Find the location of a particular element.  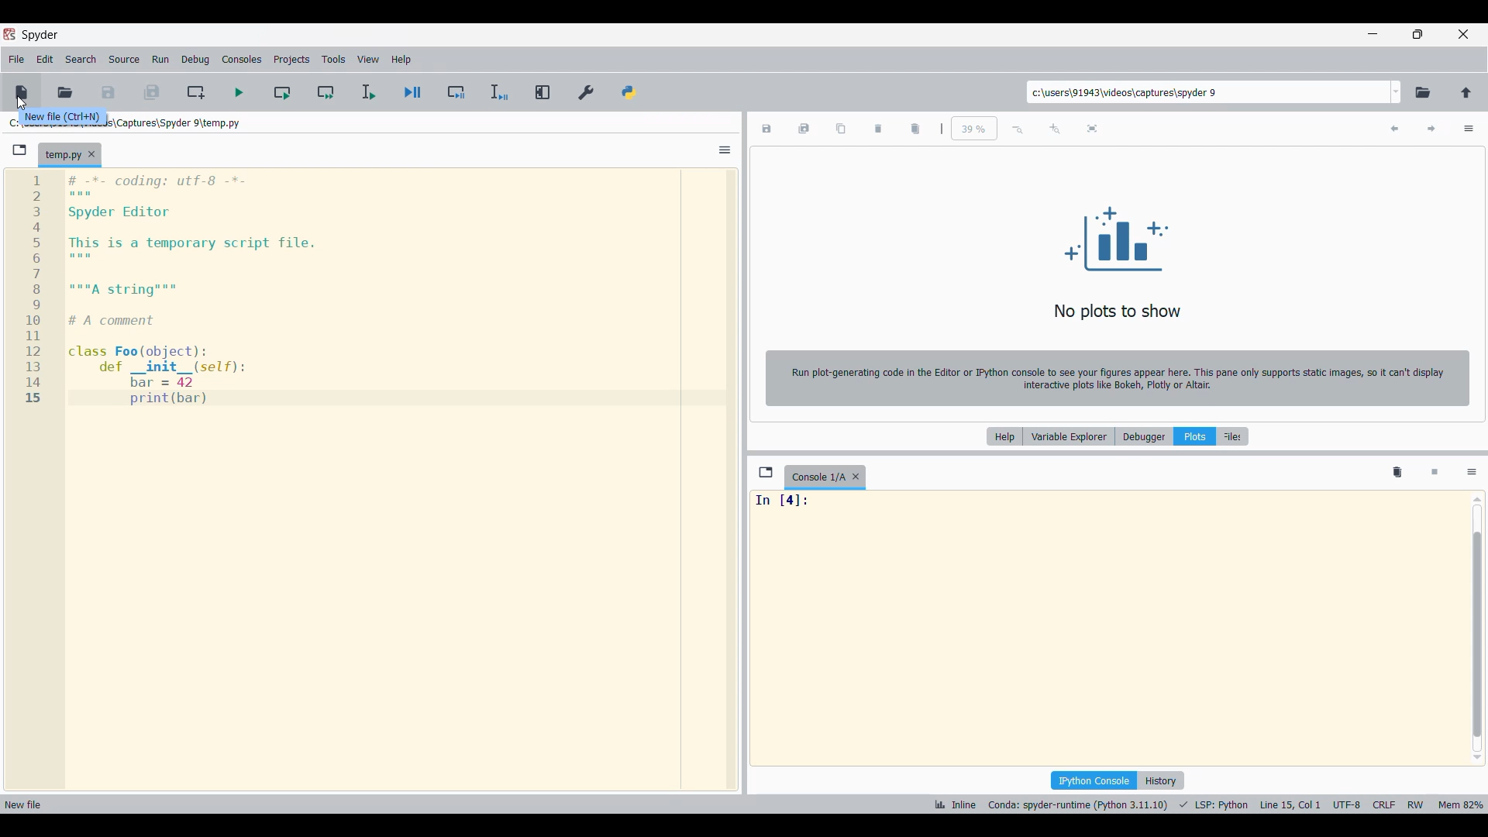

Options is located at coordinates (1469, 129).